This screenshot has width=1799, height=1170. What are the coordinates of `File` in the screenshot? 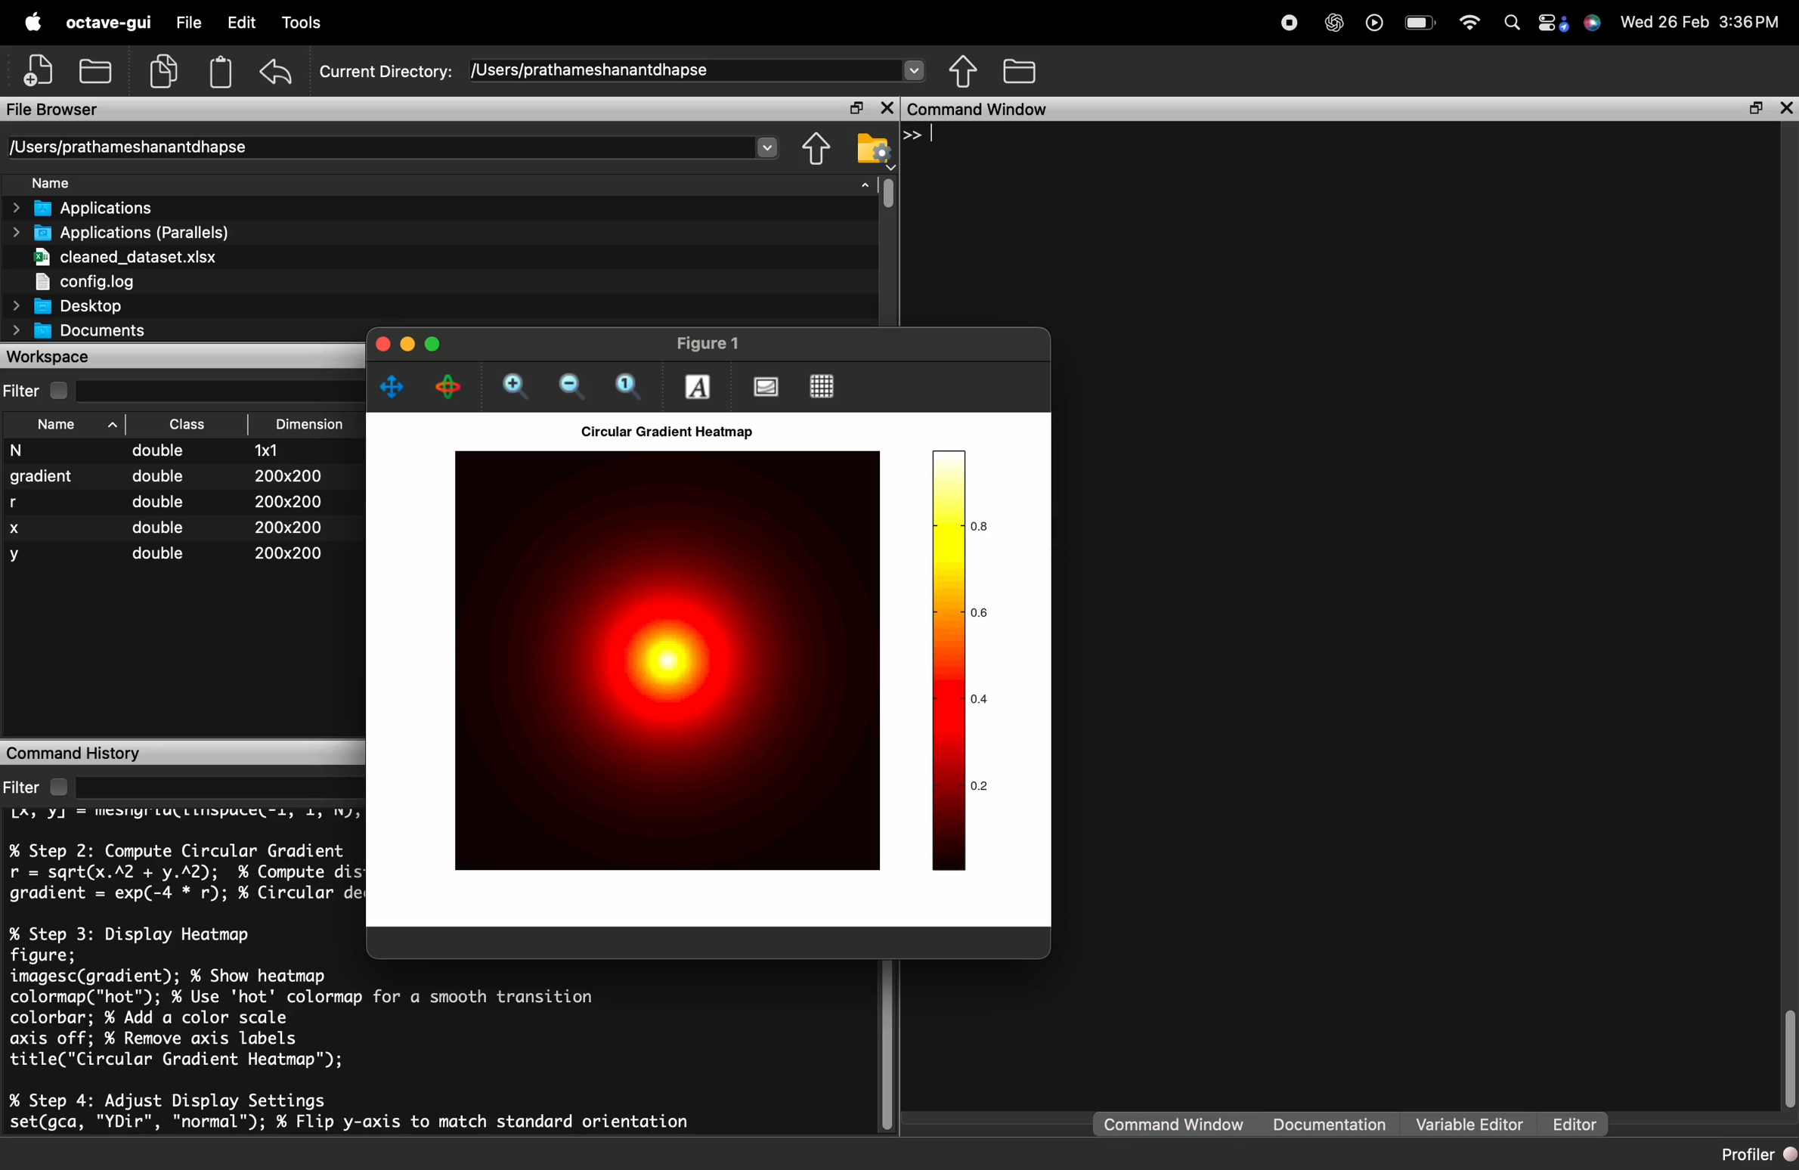 It's located at (189, 23).